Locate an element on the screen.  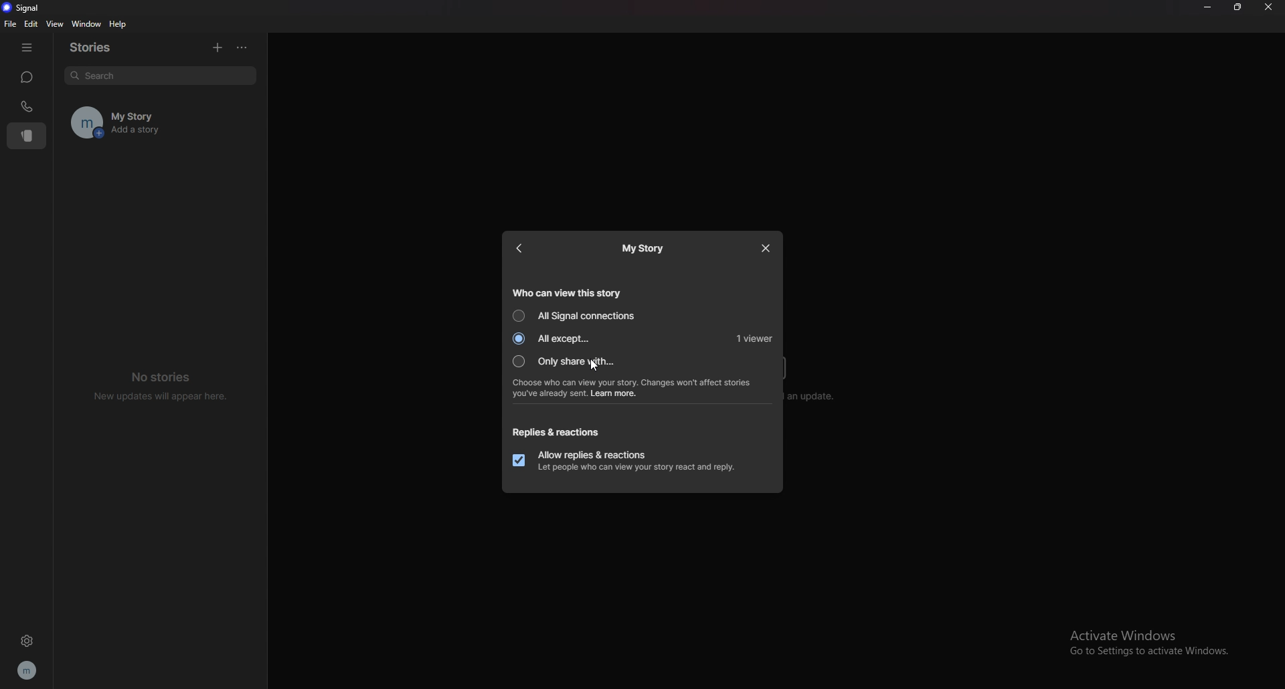
minimize is located at coordinates (1207, 7).